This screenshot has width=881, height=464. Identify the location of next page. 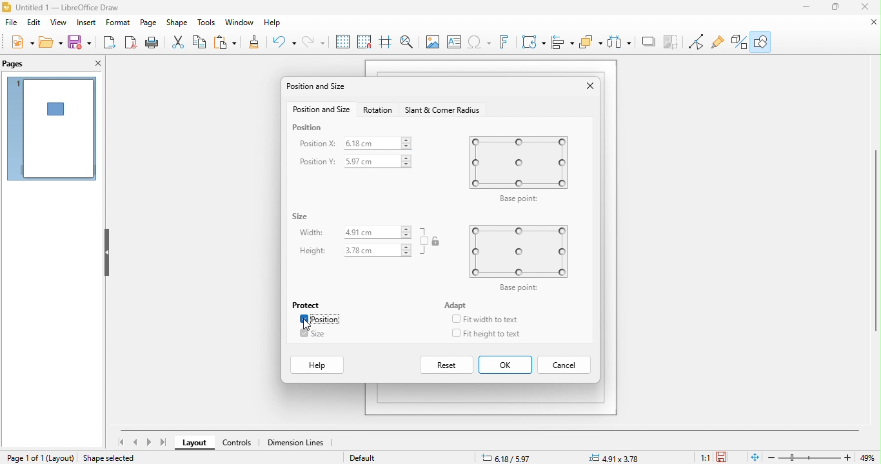
(149, 442).